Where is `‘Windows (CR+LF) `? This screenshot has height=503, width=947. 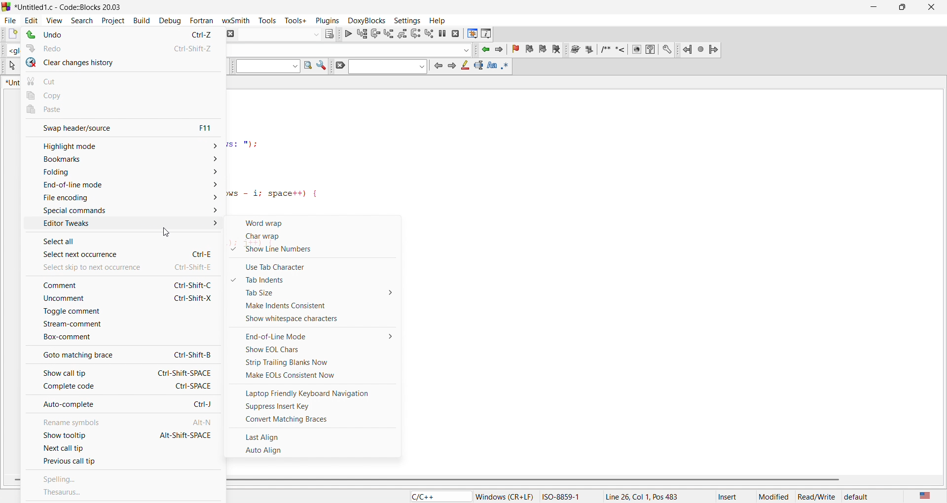 ‘Windows (CR+LF)  is located at coordinates (505, 496).